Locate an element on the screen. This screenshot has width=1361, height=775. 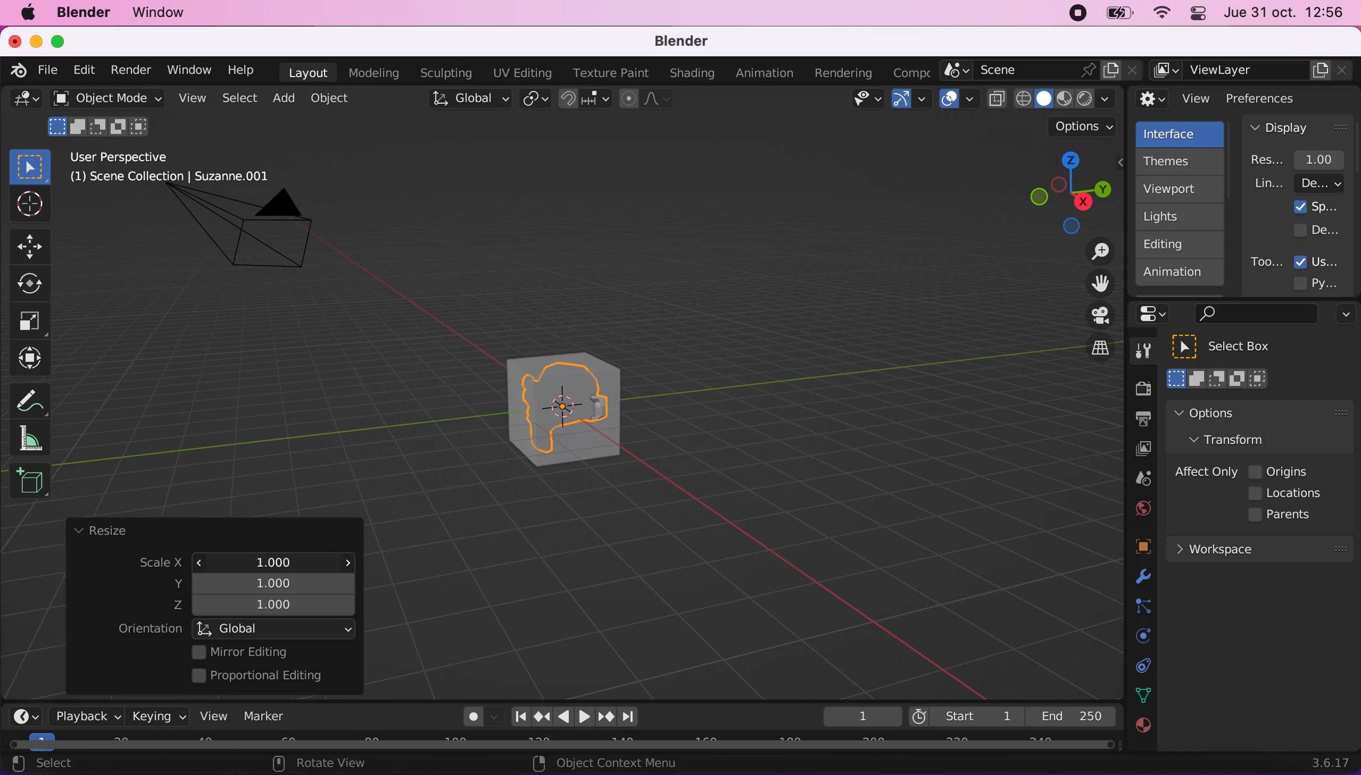
transform is located at coordinates (33, 358).